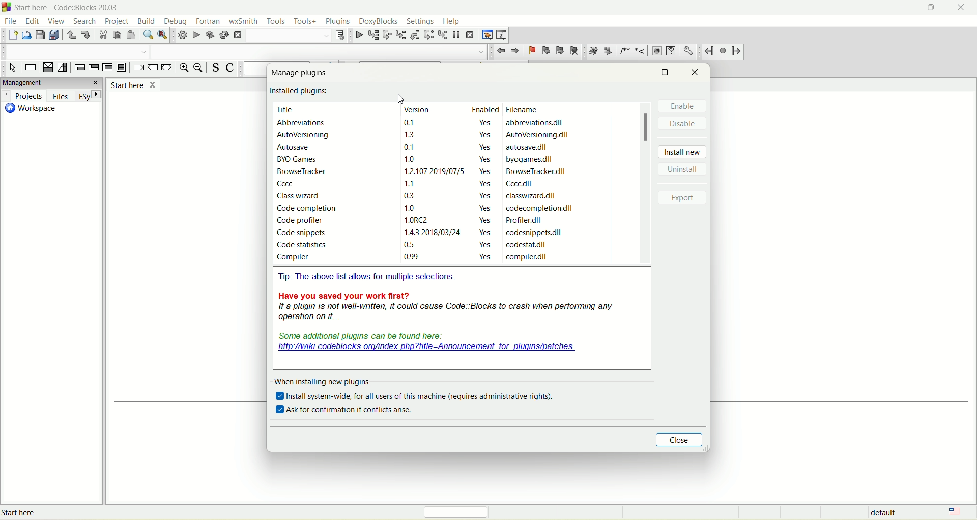  I want to click on ‘Code statistics 05 Yes  codestatdll, so click(416, 246).